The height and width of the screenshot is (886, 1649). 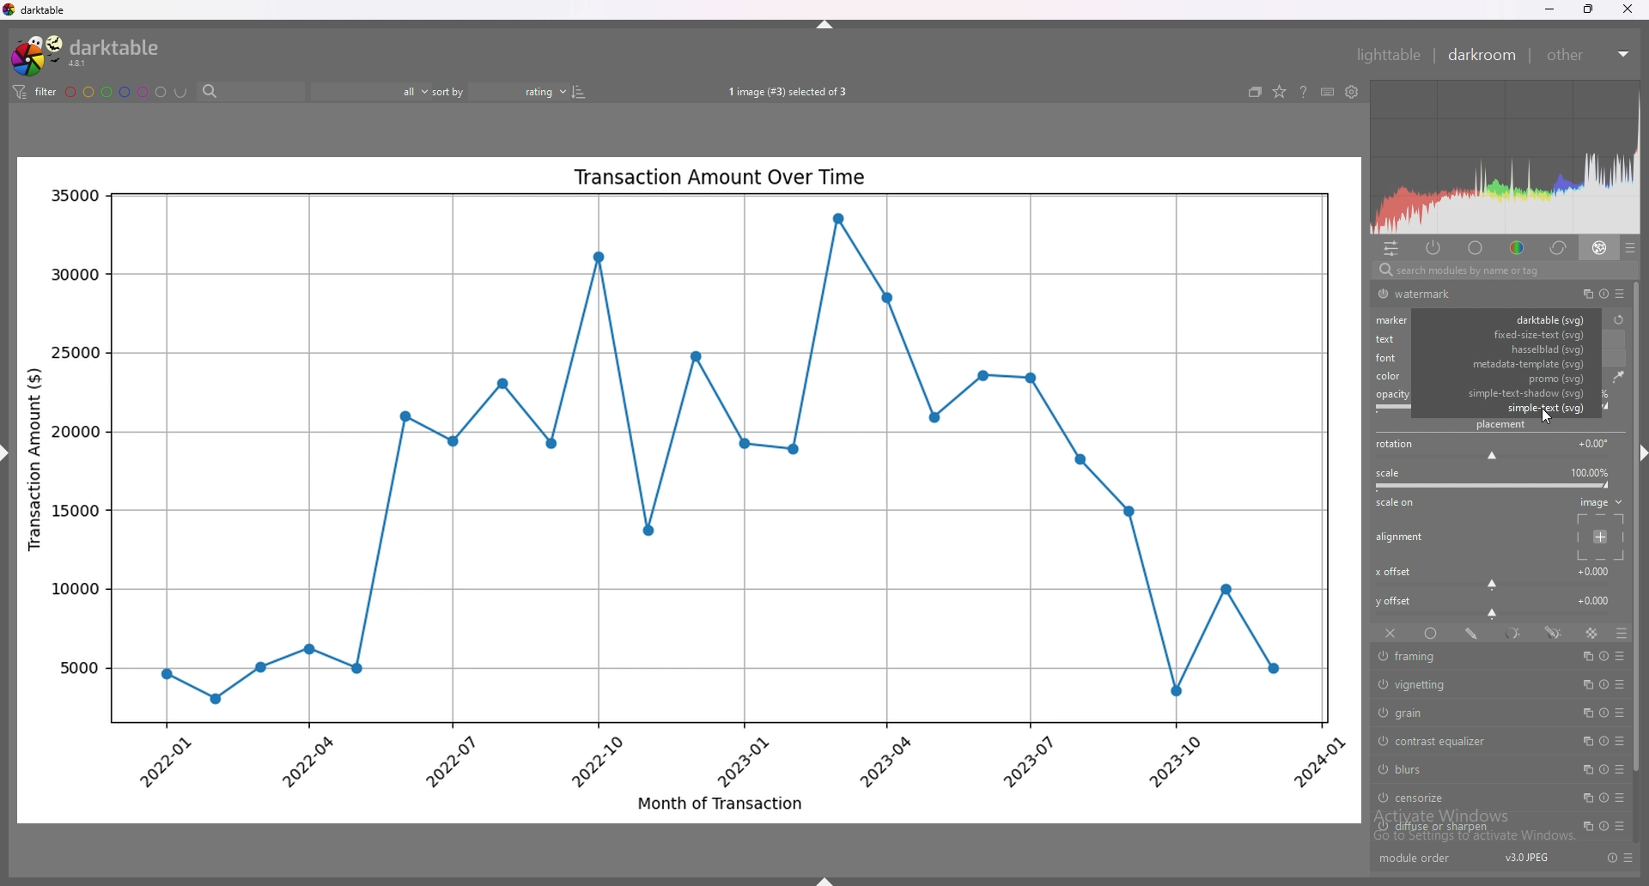 I want to click on active modules, so click(x=1435, y=249).